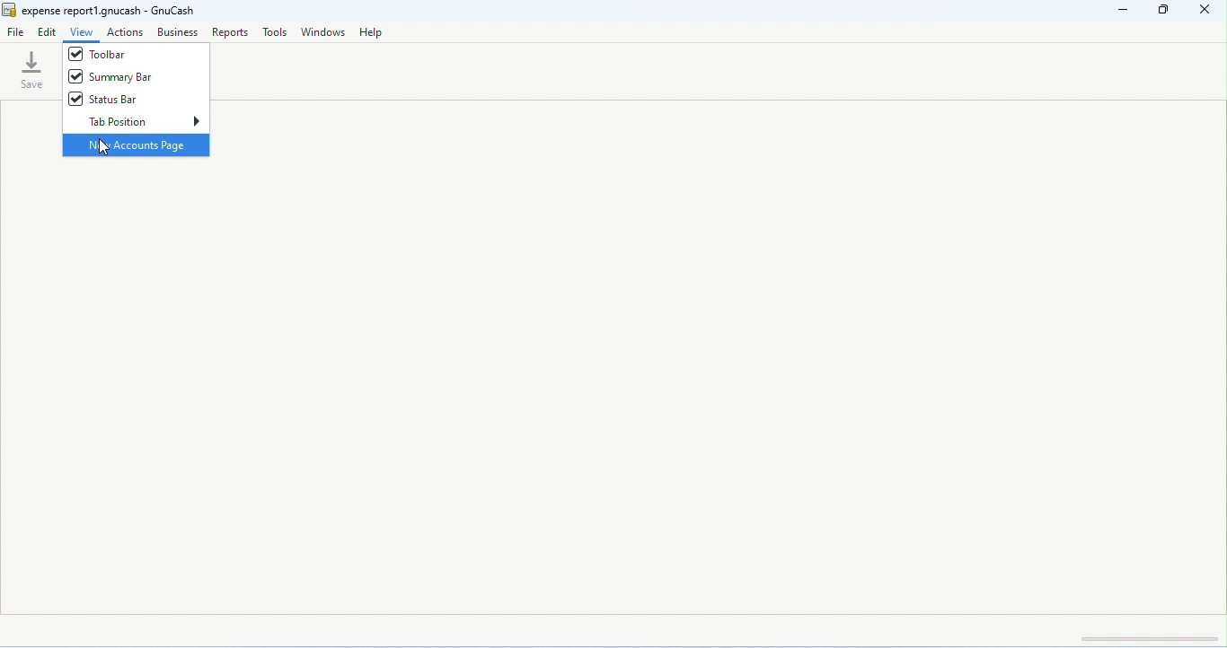  What do you see at coordinates (9, 11) in the screenshot?
I see `icon` at bounding box center [9, 11].